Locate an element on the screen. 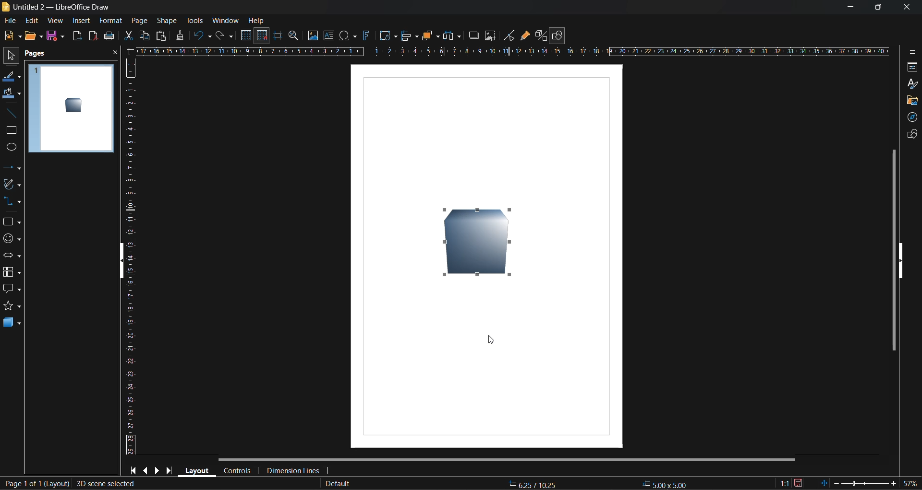  cube inserted is located at coordinates (481, 244).